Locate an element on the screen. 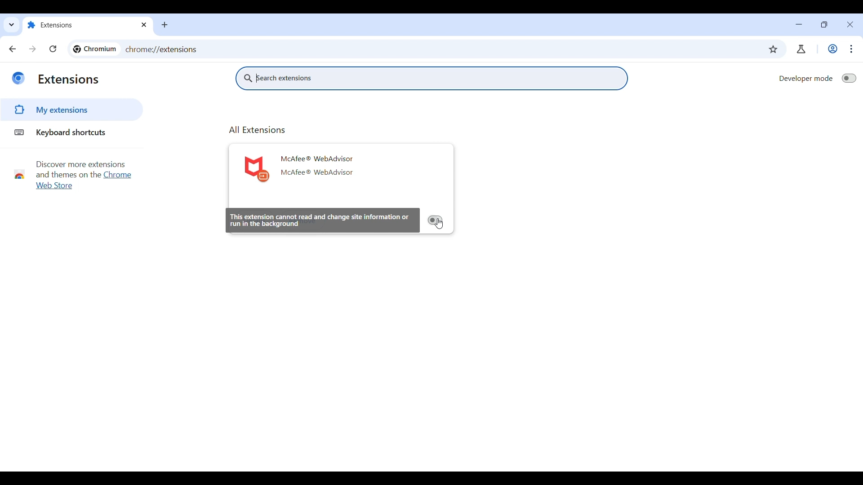 This screenshot has height=485, width=863. Extensions is located at coordinates (81, 26).